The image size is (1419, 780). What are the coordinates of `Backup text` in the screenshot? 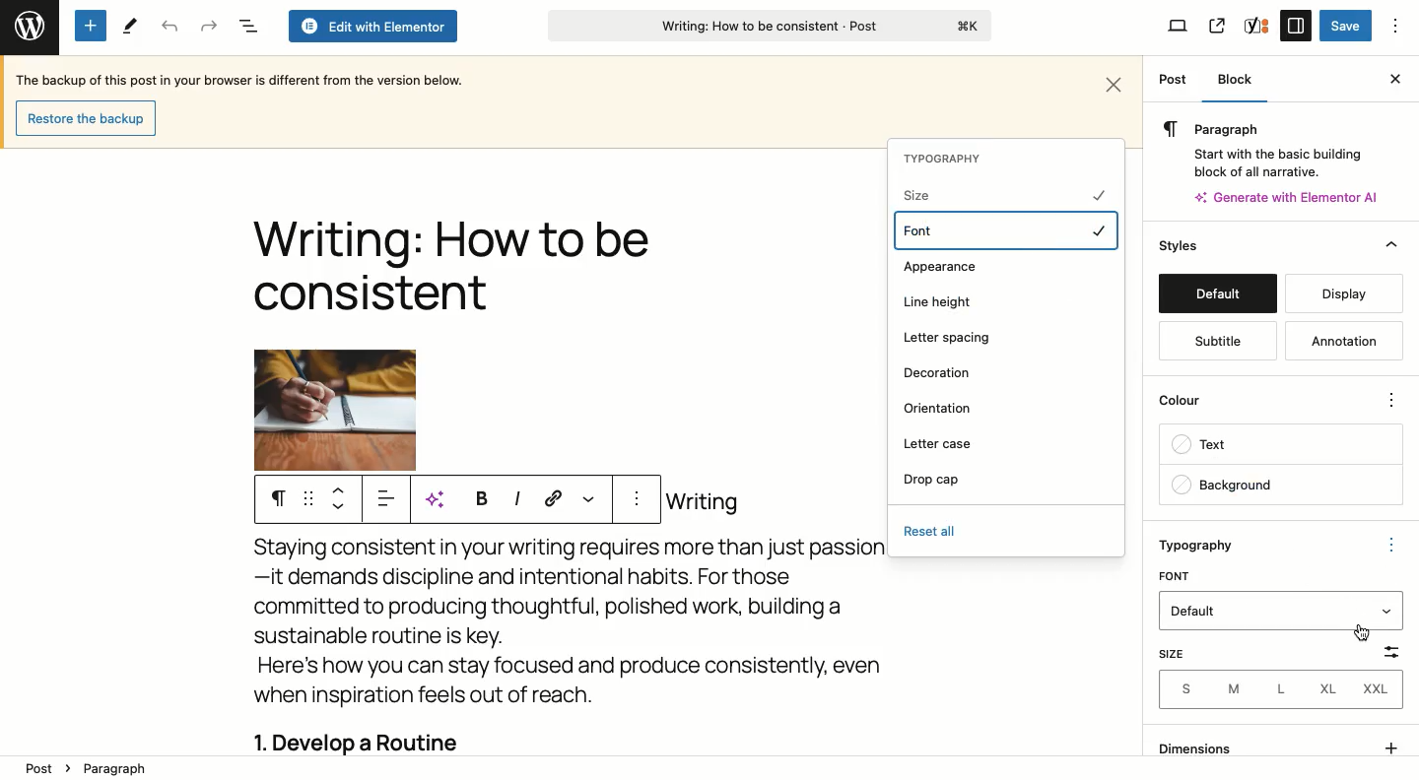 It's located at (243, 79).